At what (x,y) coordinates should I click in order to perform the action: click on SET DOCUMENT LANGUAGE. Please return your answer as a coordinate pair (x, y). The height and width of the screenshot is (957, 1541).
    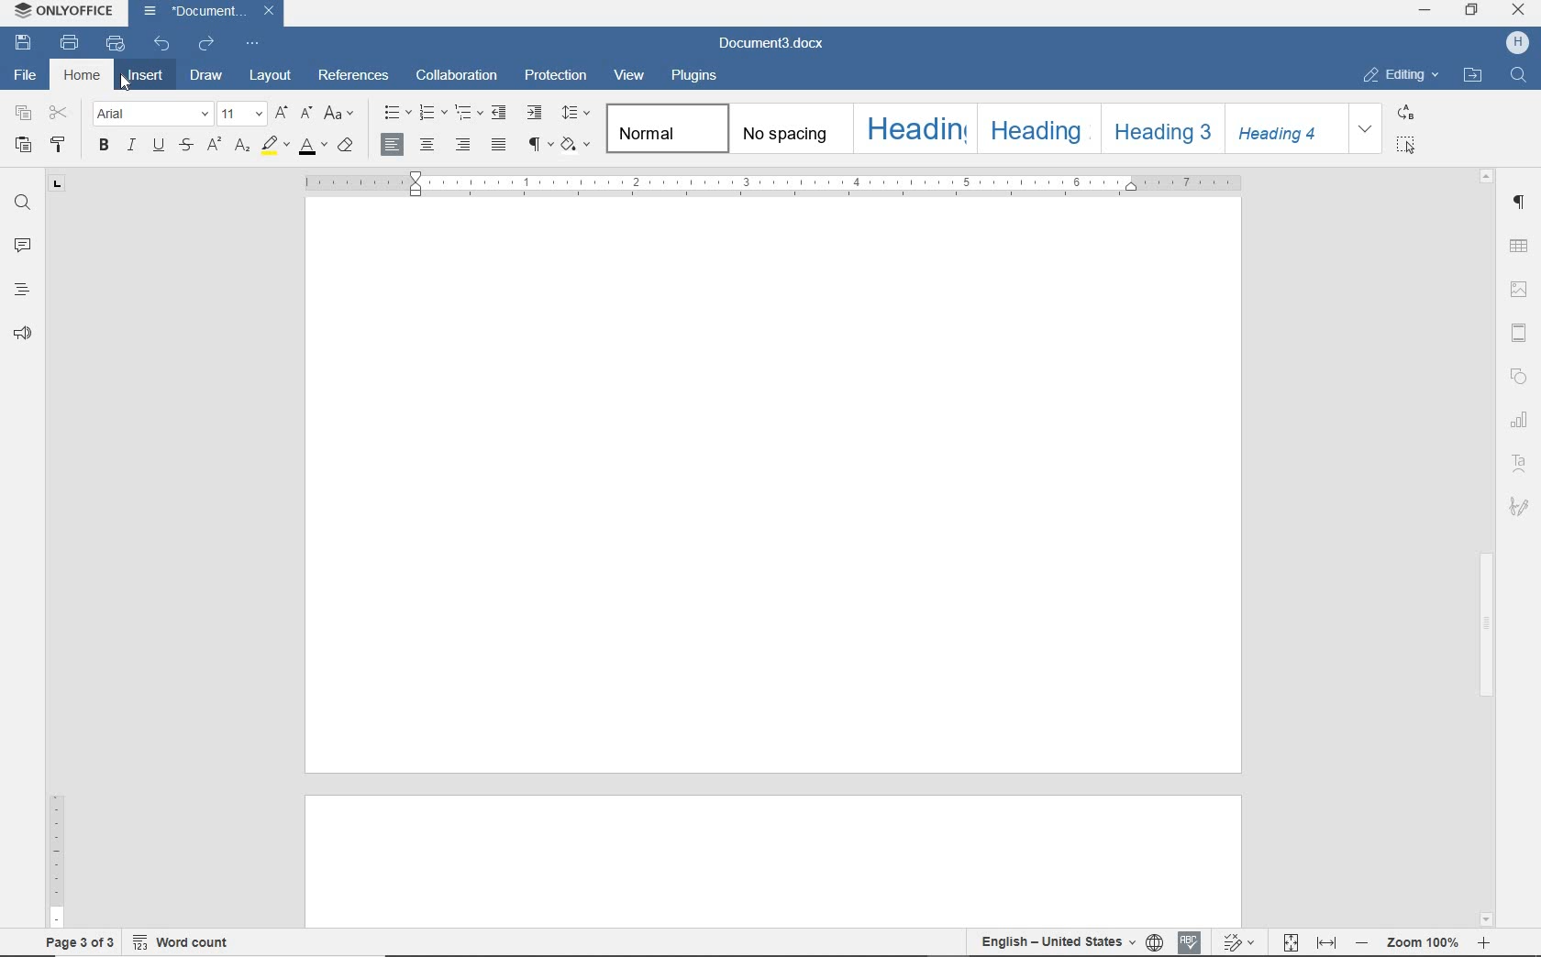
    Looking at the image, I should click on (1156, 942).